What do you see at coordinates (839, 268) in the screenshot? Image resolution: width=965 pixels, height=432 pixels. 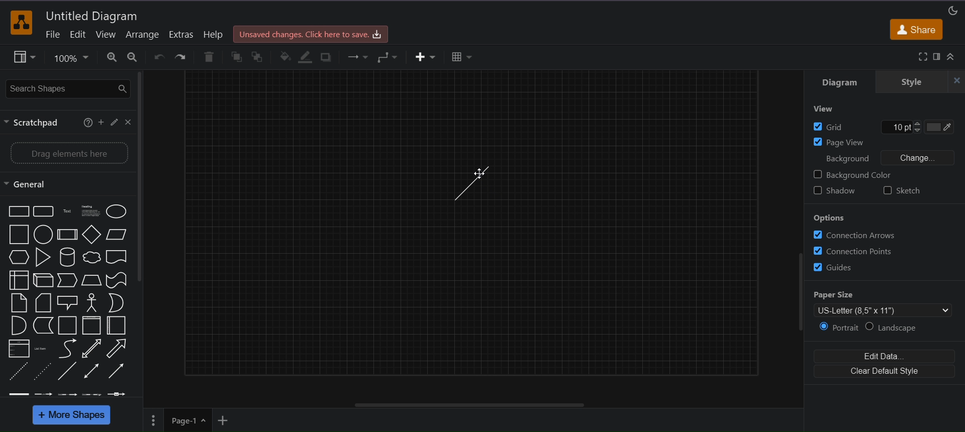 I see `guides` at bounding box center [839, 268].